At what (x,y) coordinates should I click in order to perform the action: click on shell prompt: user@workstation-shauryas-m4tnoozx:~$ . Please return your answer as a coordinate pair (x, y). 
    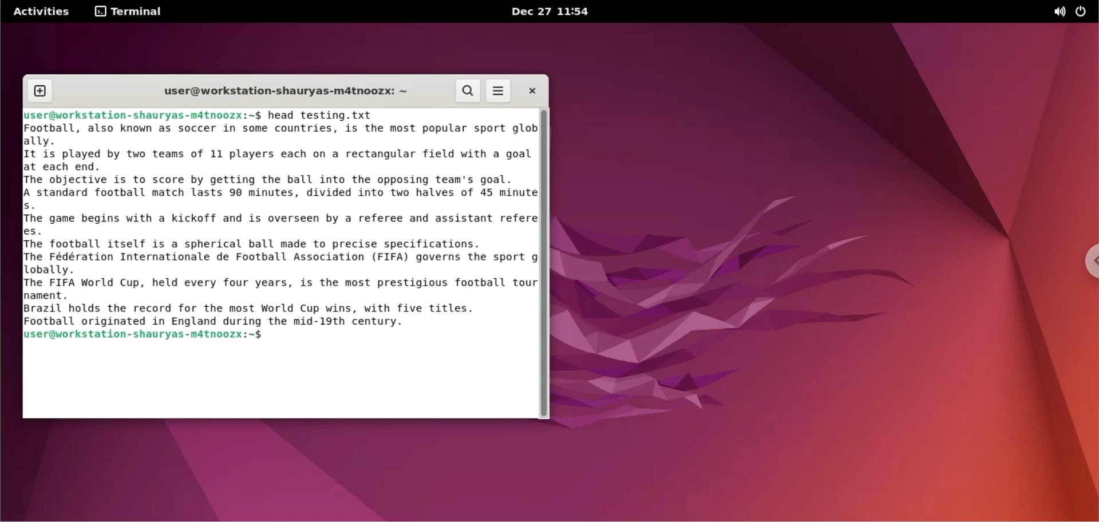
    Looking at the image, I should click on (144, 336).